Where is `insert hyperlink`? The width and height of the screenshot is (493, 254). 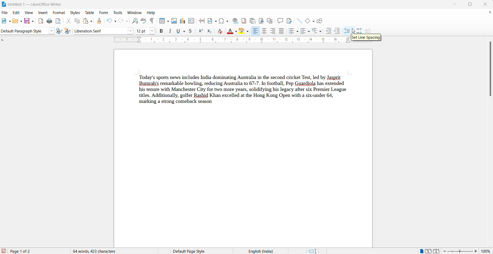 insert hyperlink is located at coordinates (223, 21).